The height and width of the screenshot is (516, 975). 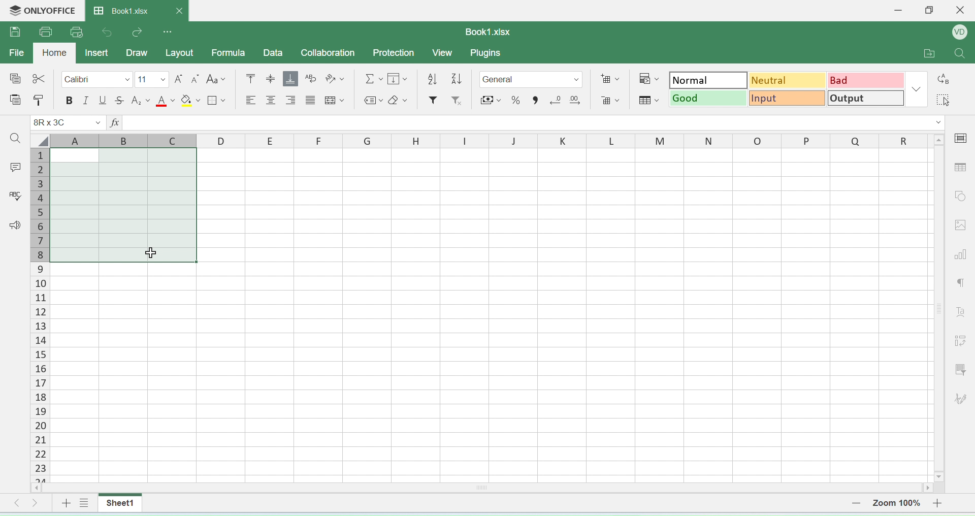 What do you see at coordinates (98, 80) in the screenshot?
I see `calibri` at bounding box center [98, 80].